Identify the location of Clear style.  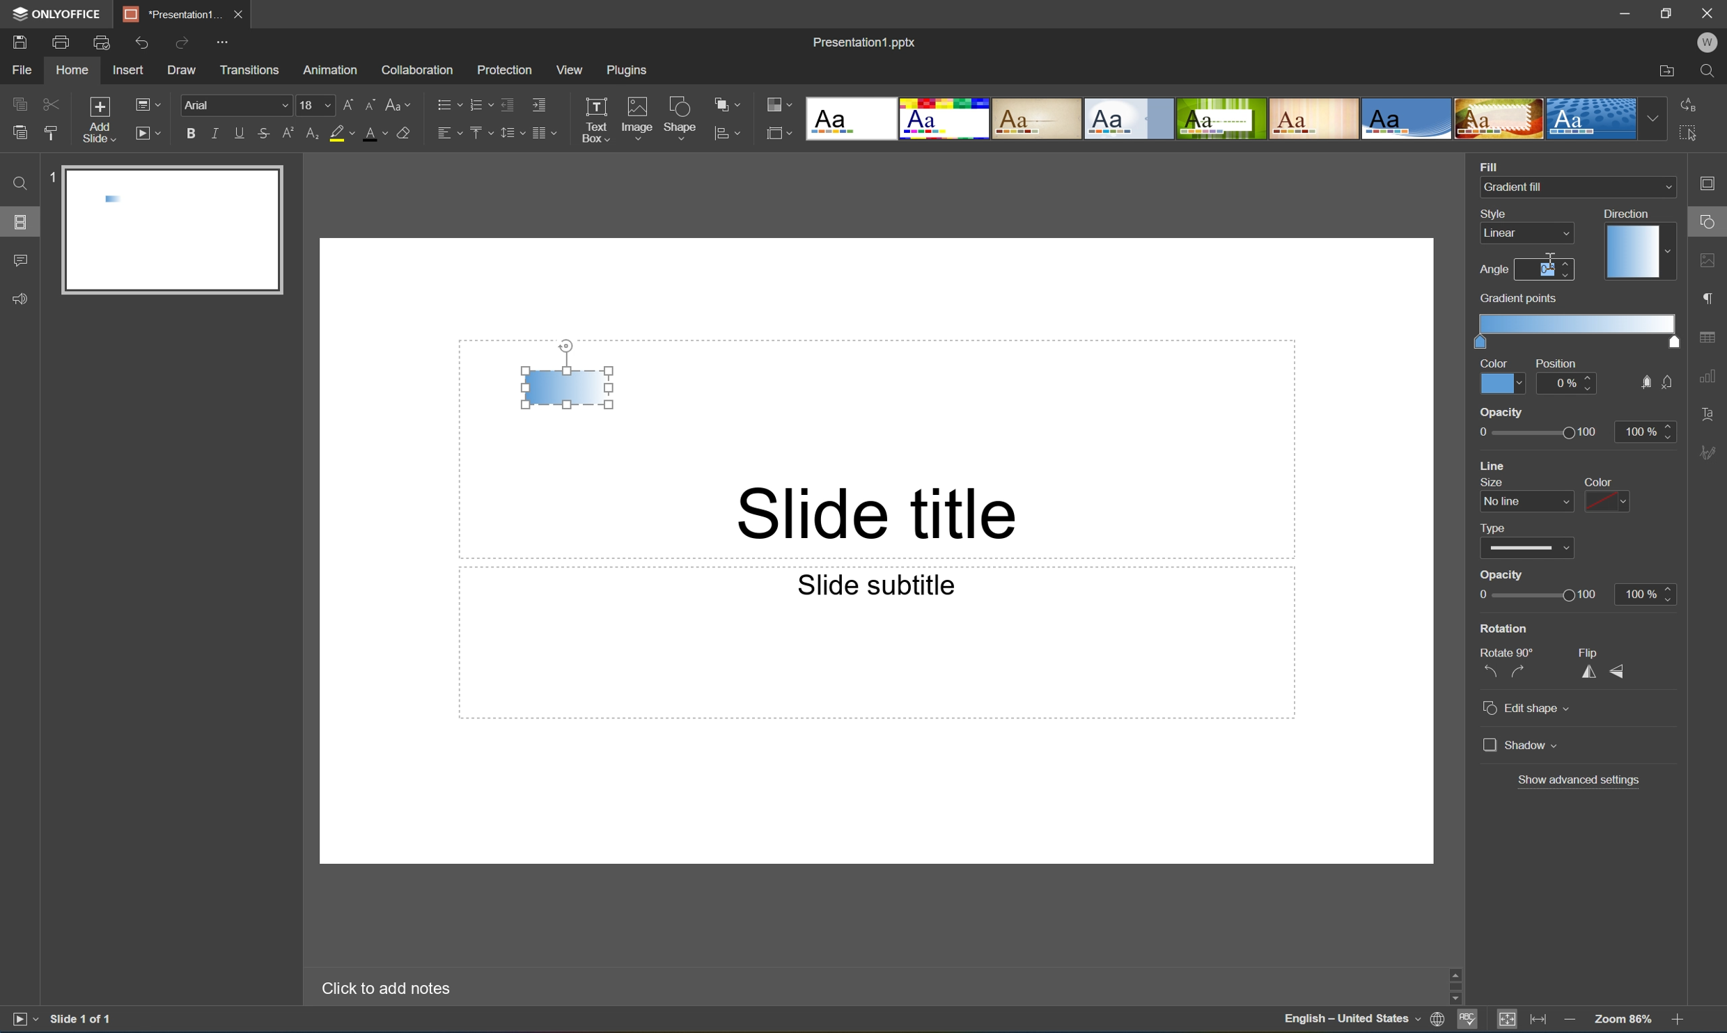
(404, 132).